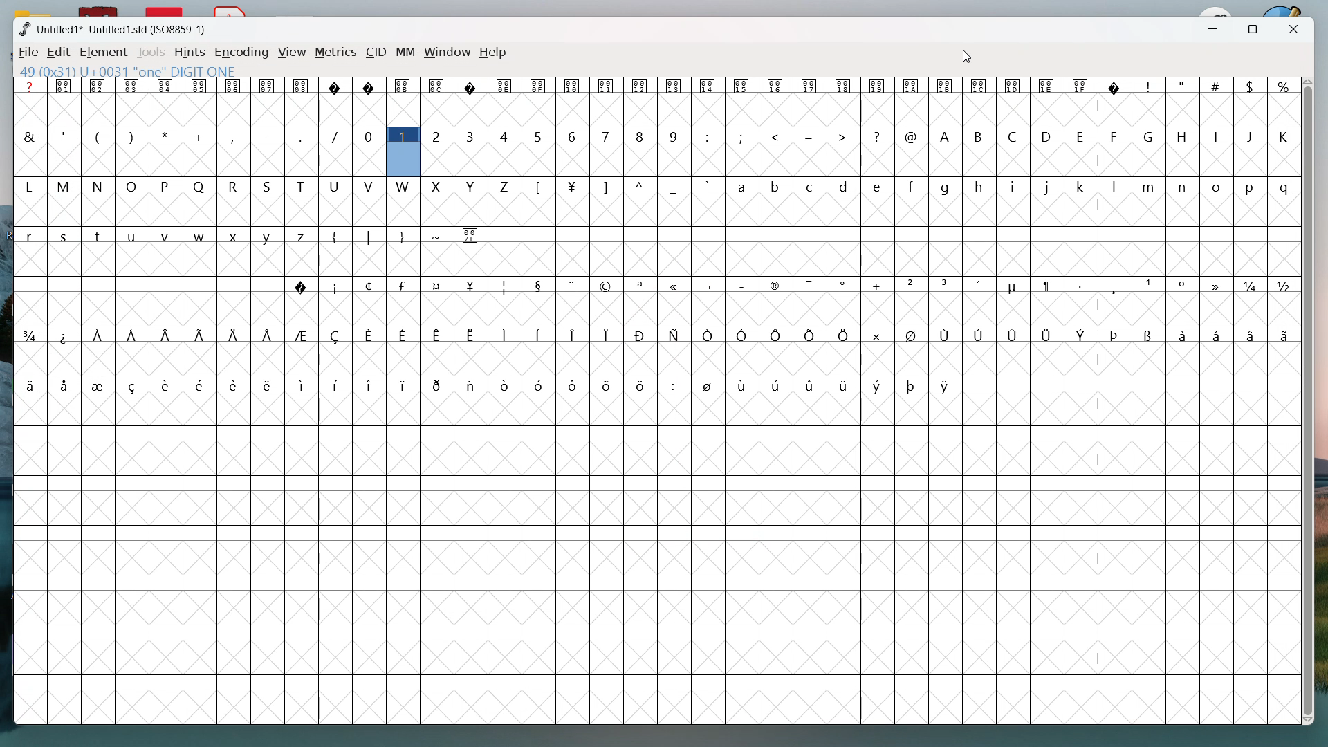 The image size is (1328, 747). I want to click on z, so click(304, 234).